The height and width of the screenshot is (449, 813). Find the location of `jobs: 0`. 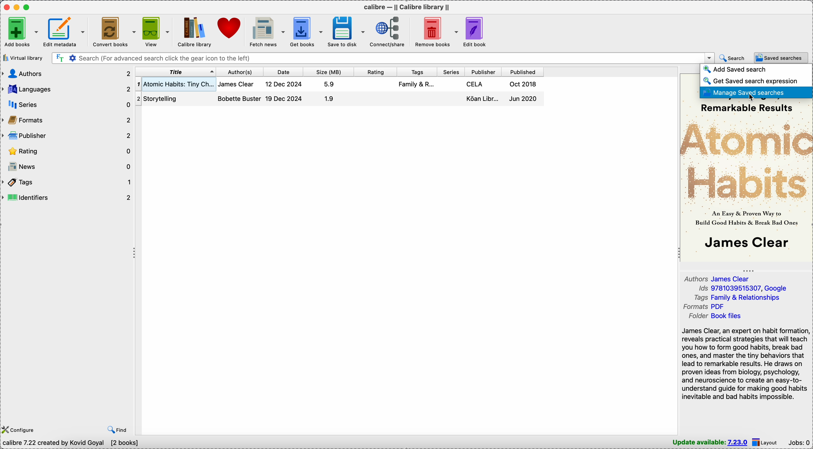

jobs: 0 is located at coordinates (800, 443).